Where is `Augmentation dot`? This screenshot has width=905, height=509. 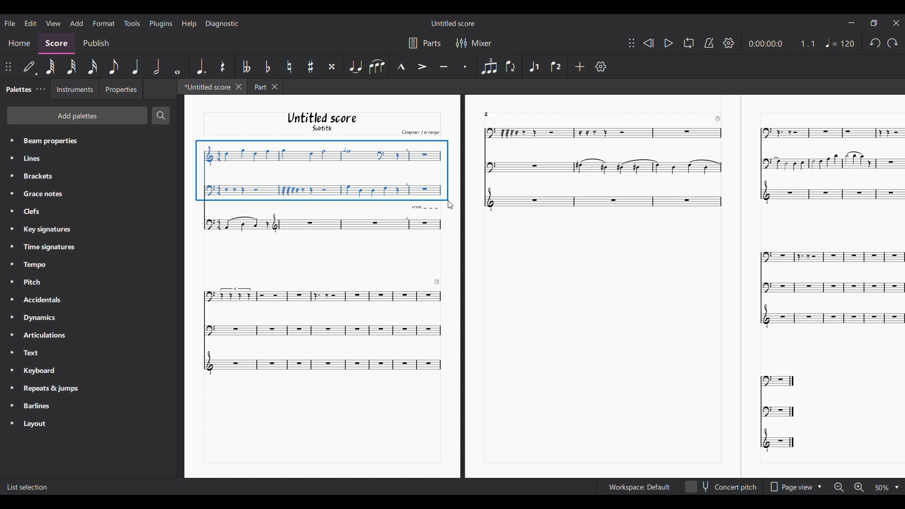 Augmentation dot is located at coordinates (200, 66).